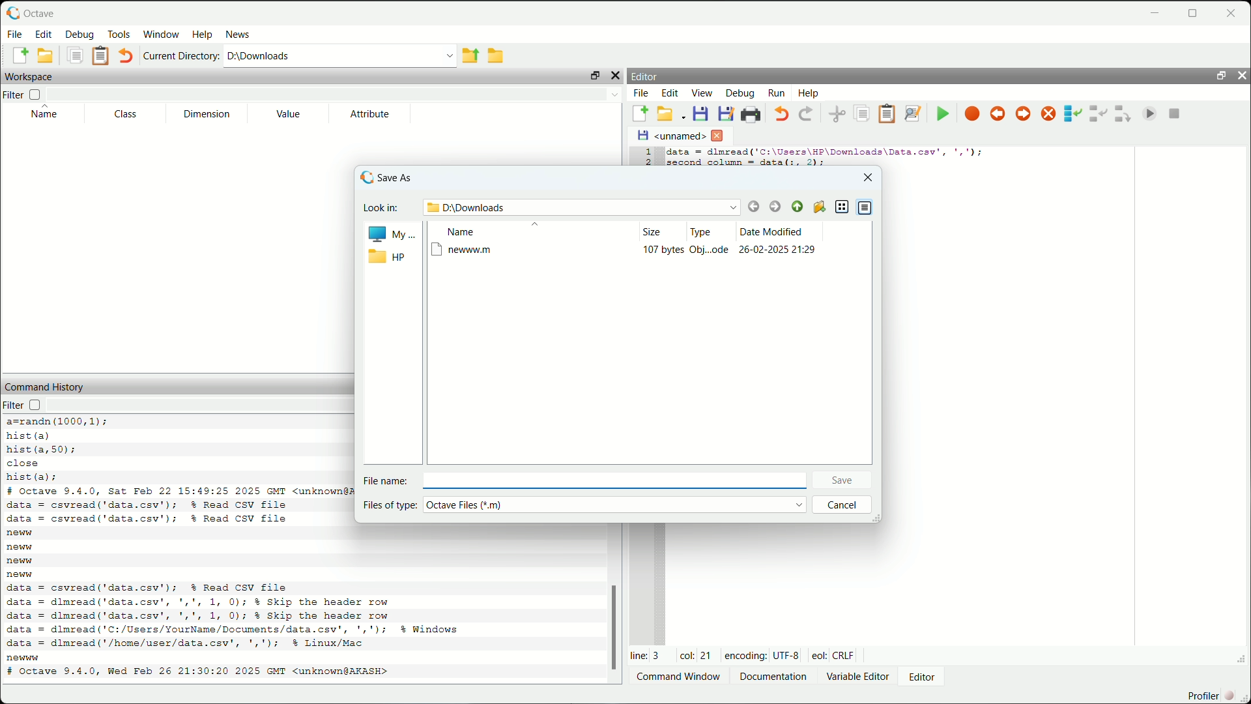 This screenshot has height=704, width=1251. What do you see at coordinates (671, 116) in the screenshot?
I see `open an existing file in editor` at bounding box center [671, 116].